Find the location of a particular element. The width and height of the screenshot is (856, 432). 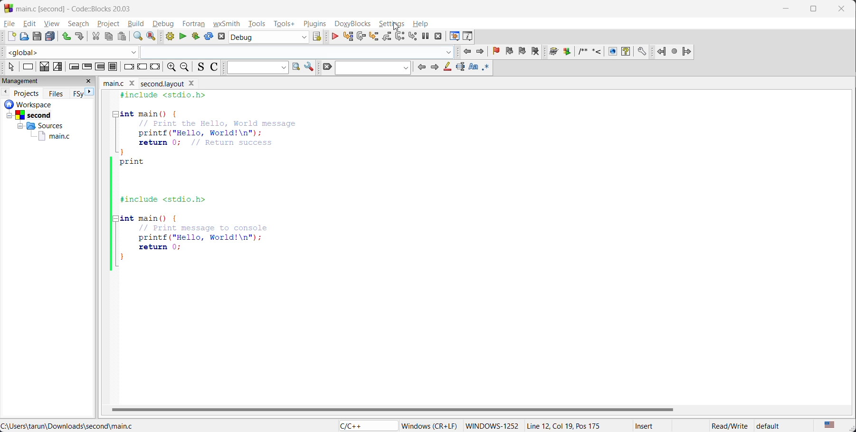

wxsmith is located at coordinates (228, 24).